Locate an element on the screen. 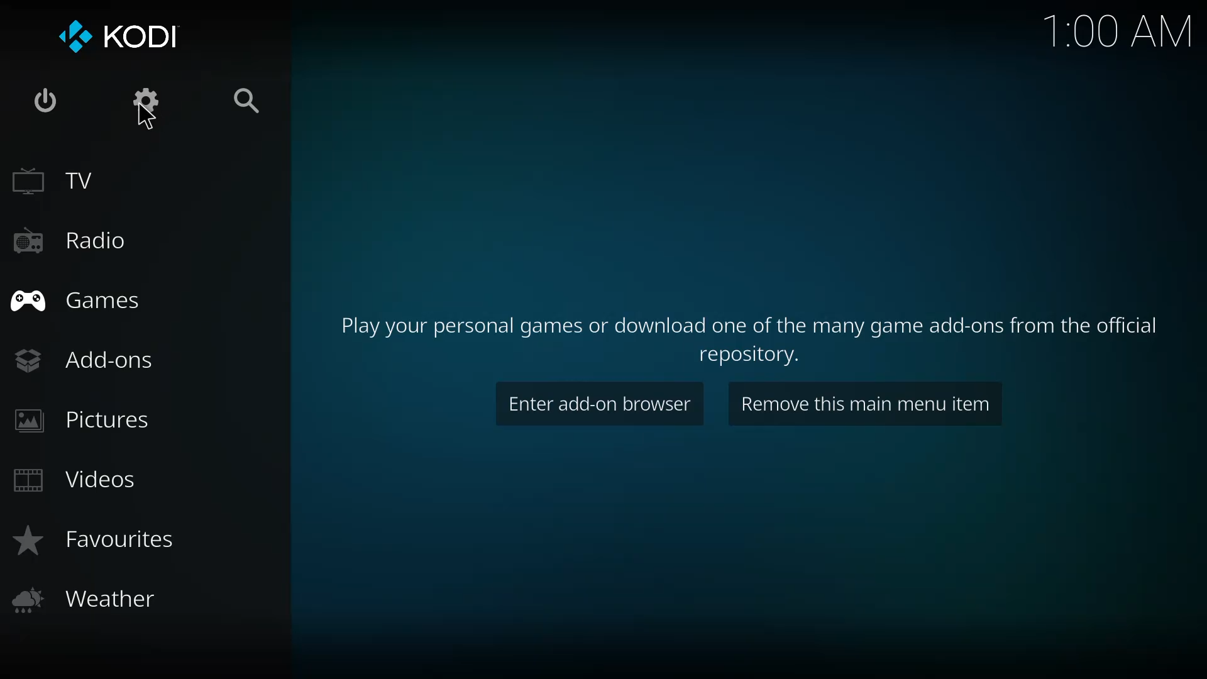  info is located at coordinates (748, 336).